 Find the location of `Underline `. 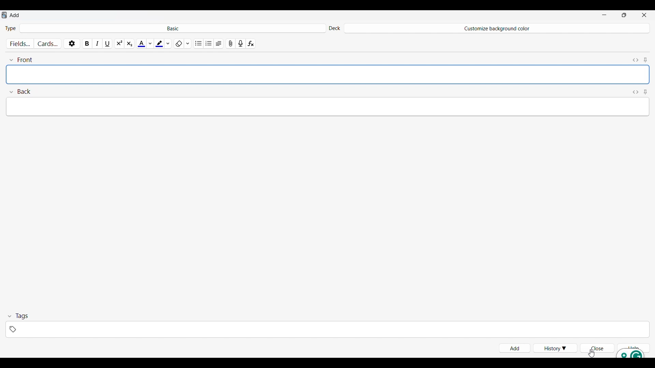

Underline  is located at coordinates (108, 42).